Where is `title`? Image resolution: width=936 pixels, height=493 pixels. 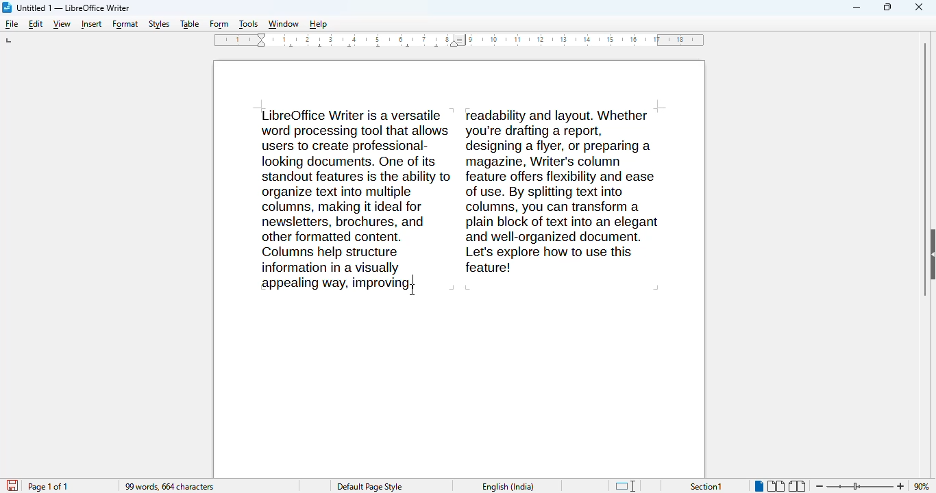 title is located at coordinates (73, 8).